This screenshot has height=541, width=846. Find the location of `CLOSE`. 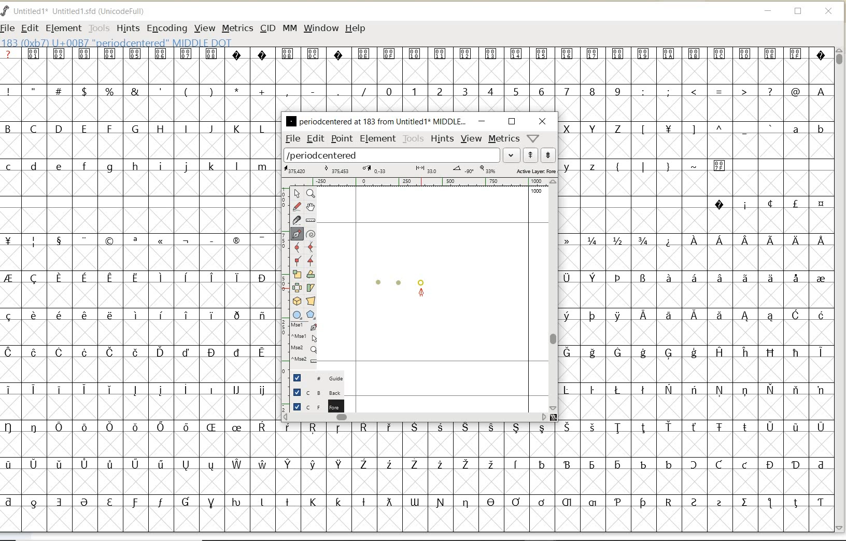

CLOSE is located at coordinates (829, 11).